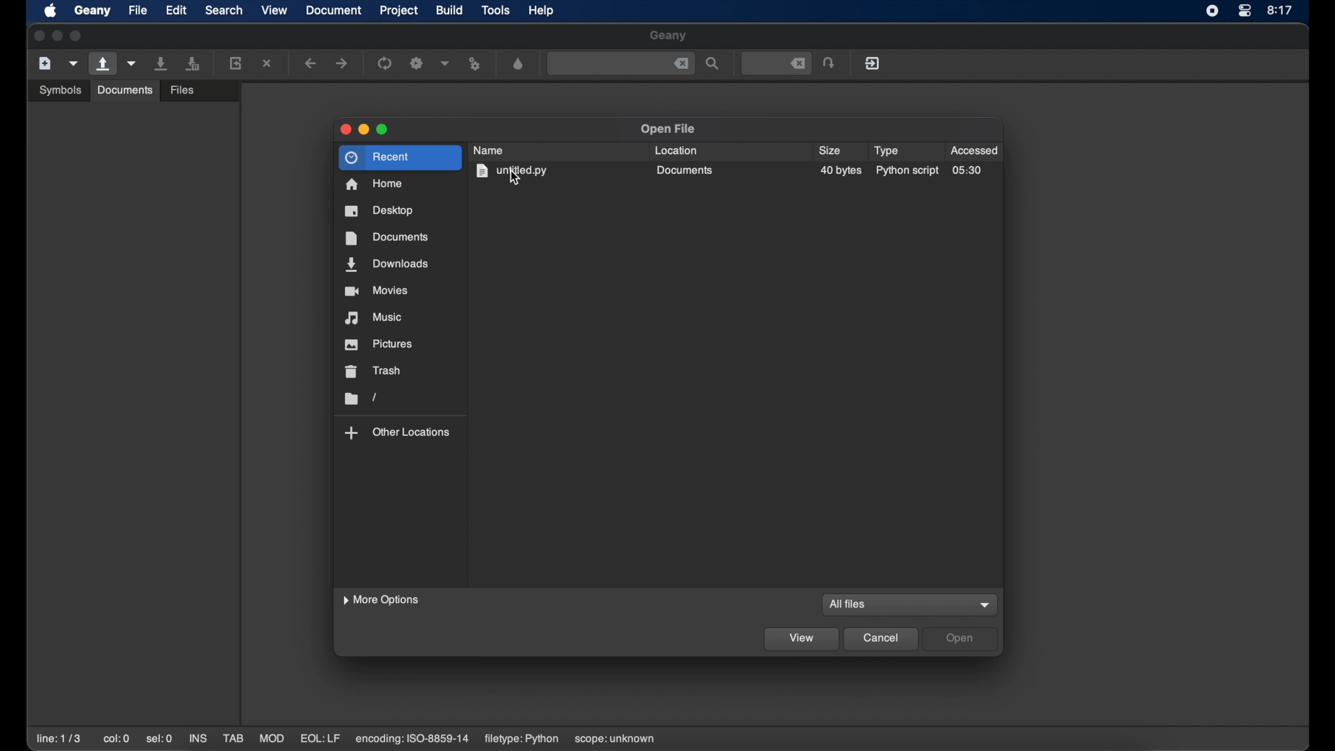 This screenshot has width=1335, height=751. What do you see at coordinates (968, 171) in the screenshot?
I see `5.30` at bounding box center [968, 171].